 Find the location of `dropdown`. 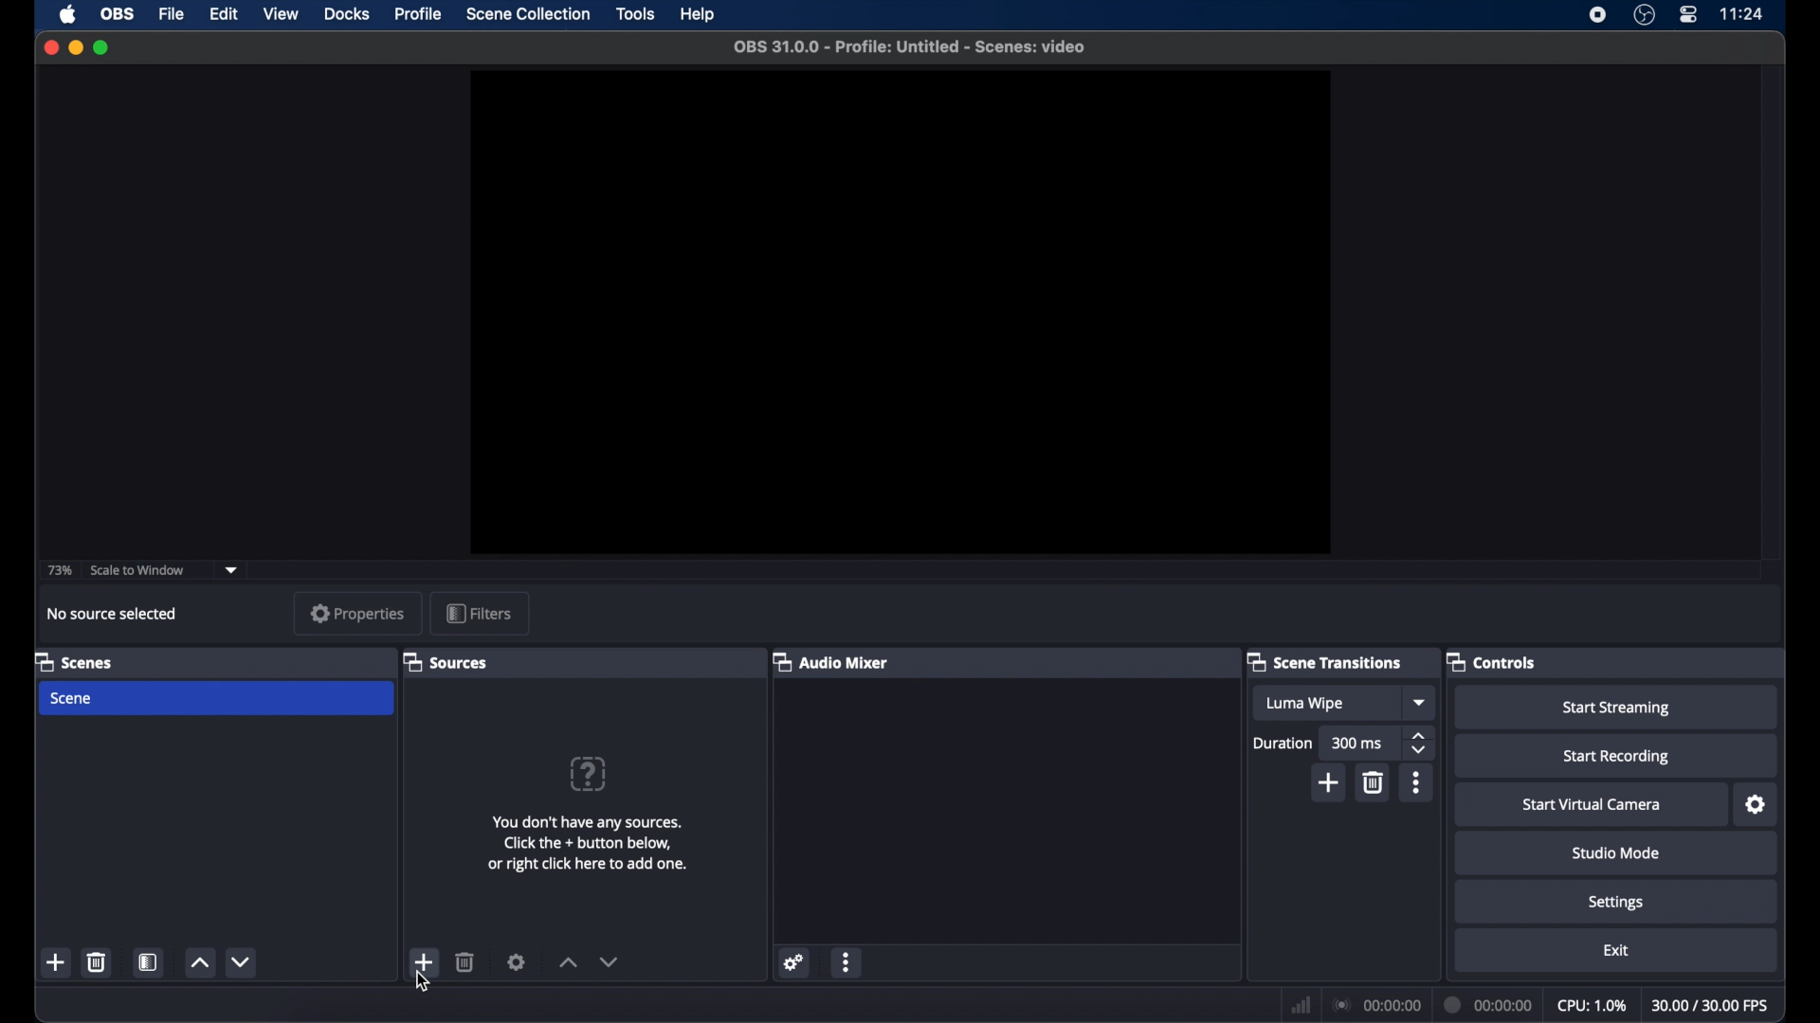

dropdown is located at coordinates (232, 570).